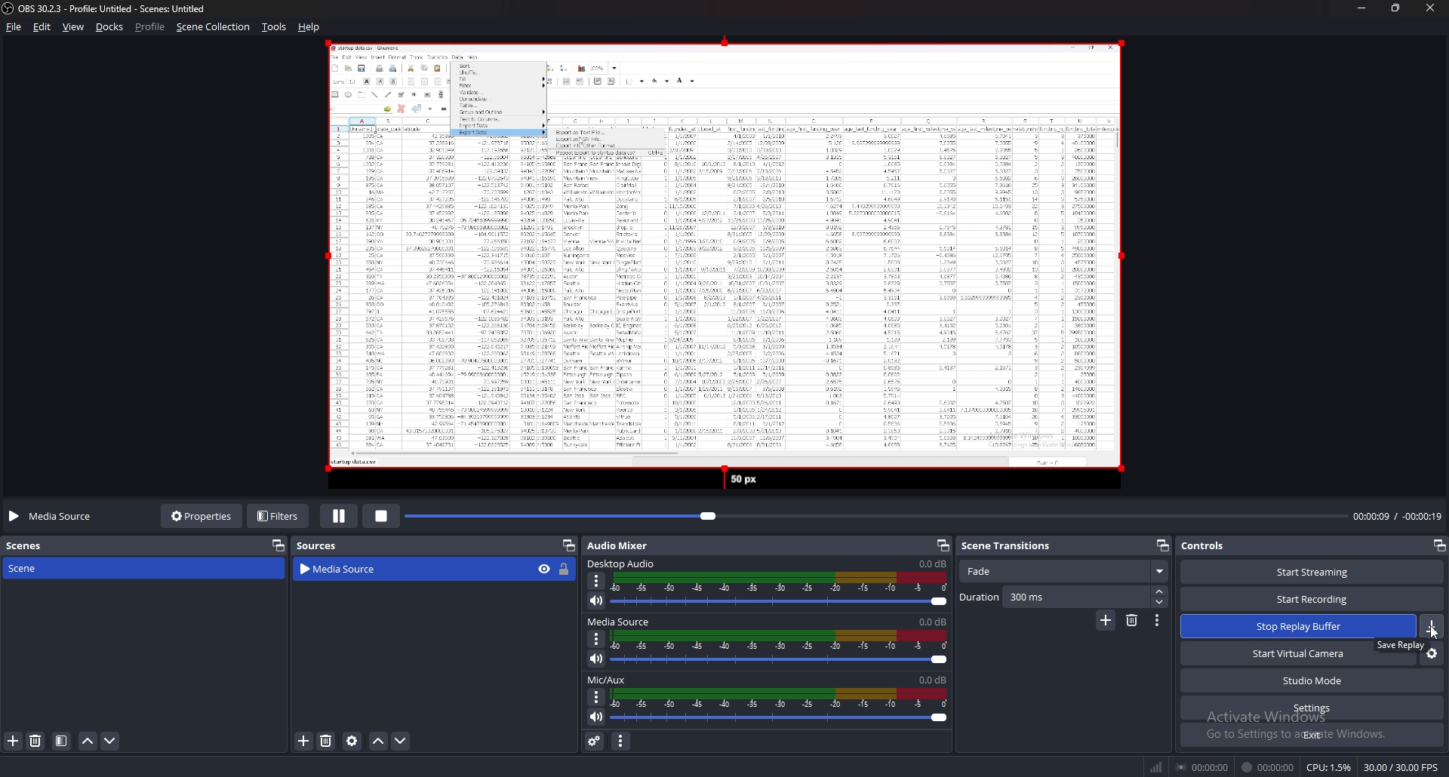 This screenshot has width=1449, height=777. I want to click on ‘OBS 30.2.3 - Profile: Untitled - Scenes: Untitled, so click(118, 8).